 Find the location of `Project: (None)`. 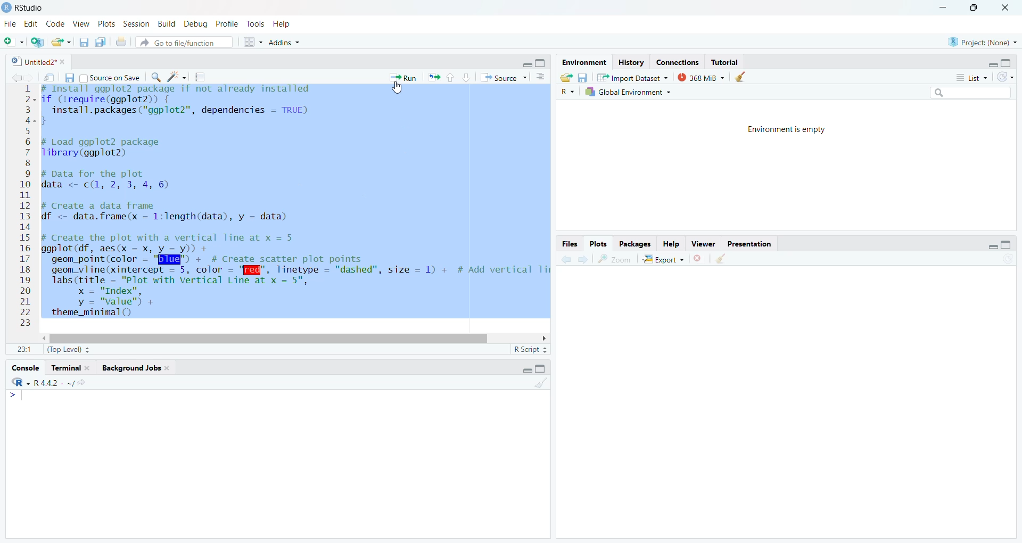

Project: (None) is located at coordinates (979, 40).